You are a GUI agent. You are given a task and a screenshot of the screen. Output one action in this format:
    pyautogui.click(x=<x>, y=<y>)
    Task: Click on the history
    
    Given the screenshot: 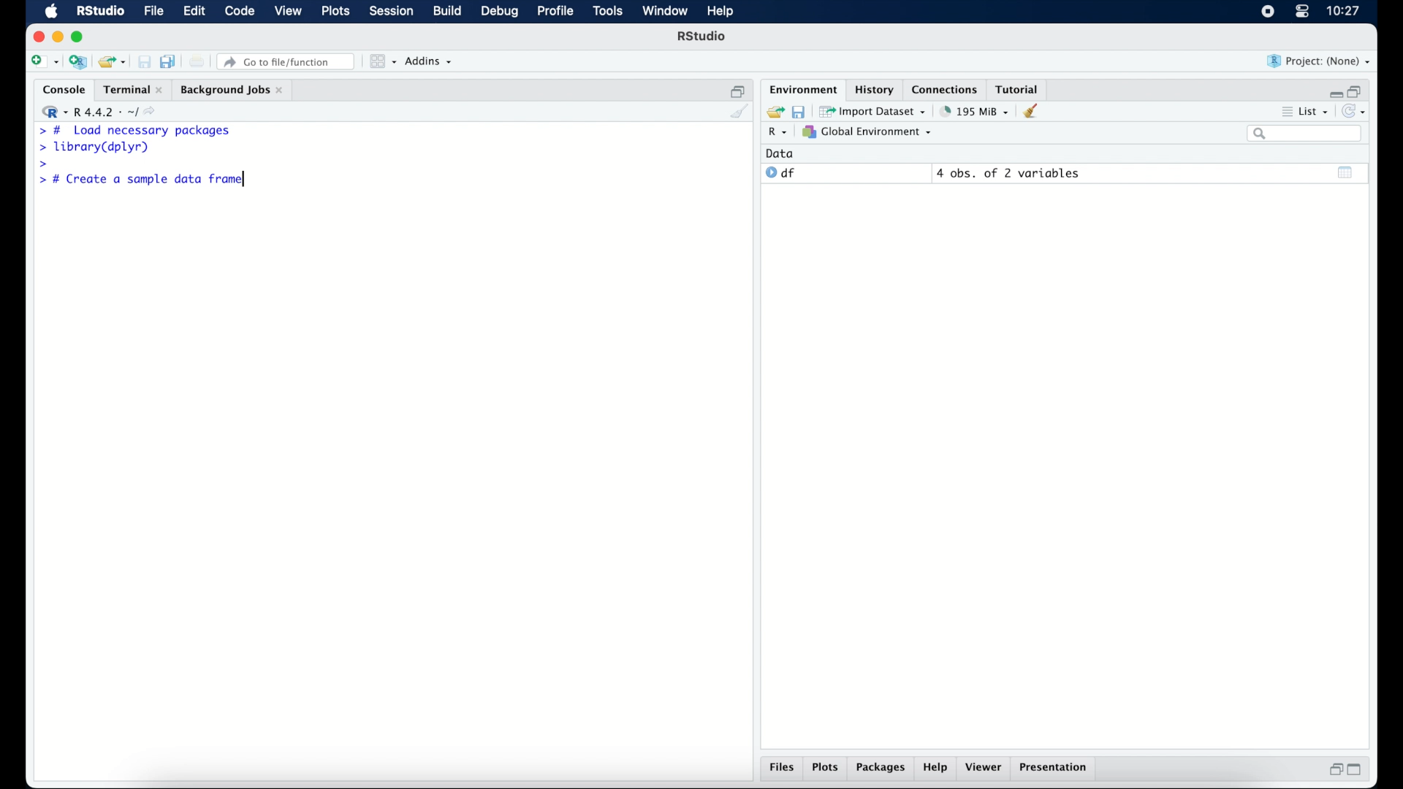 What is the action you would take?
    pyautogui.click(x=873, y=88)
    